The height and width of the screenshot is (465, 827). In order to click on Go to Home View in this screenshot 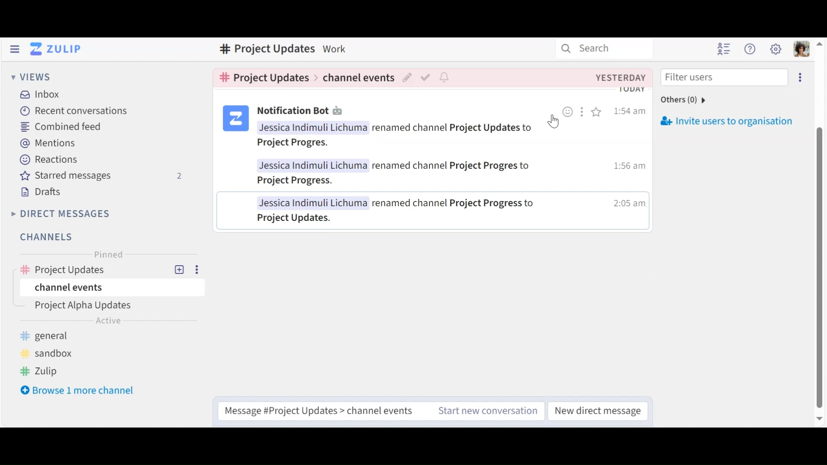, I will do `click(58, 49)`.